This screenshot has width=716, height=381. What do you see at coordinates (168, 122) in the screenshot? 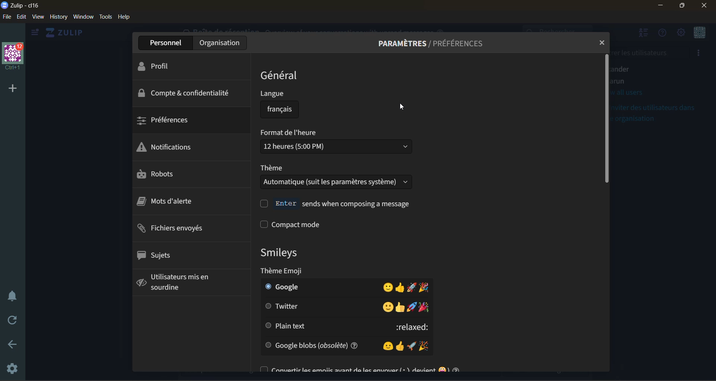
I see `prefeerences` at bounding box center [168, 122].